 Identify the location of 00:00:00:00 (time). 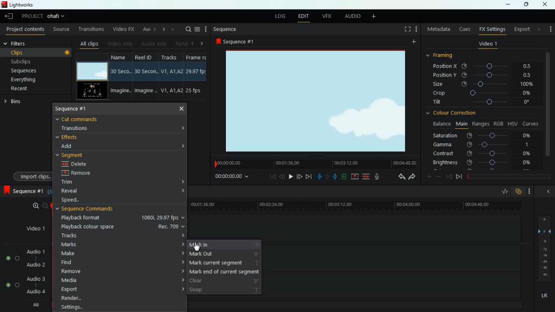
(225, 177).